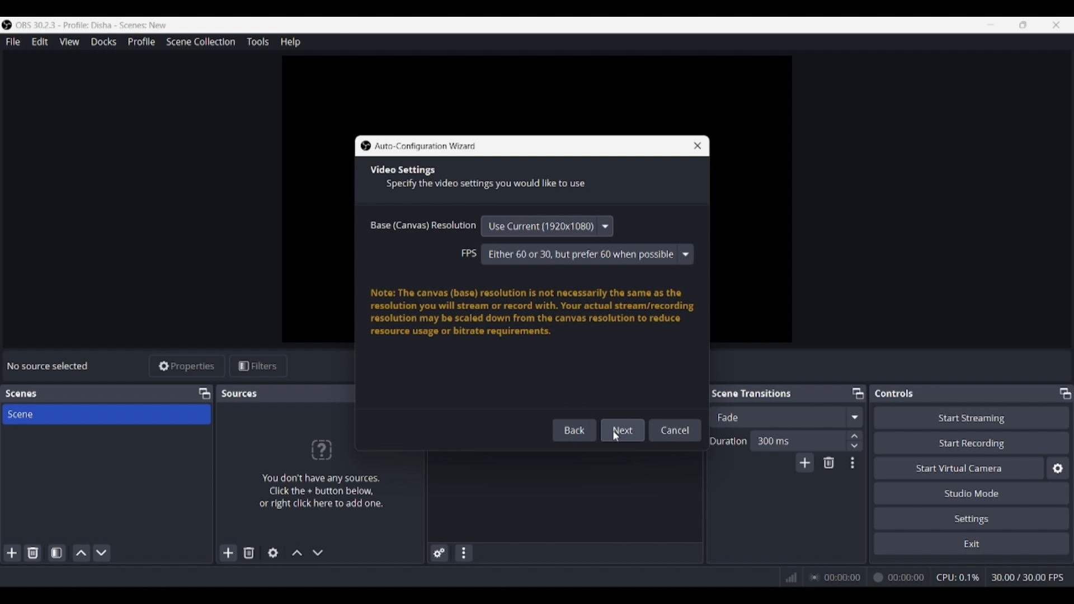 This screenshot has width=1074, height=604. Describe the element at coordinates (777, 417) in the screenshot. I see `Current fade` at that location.